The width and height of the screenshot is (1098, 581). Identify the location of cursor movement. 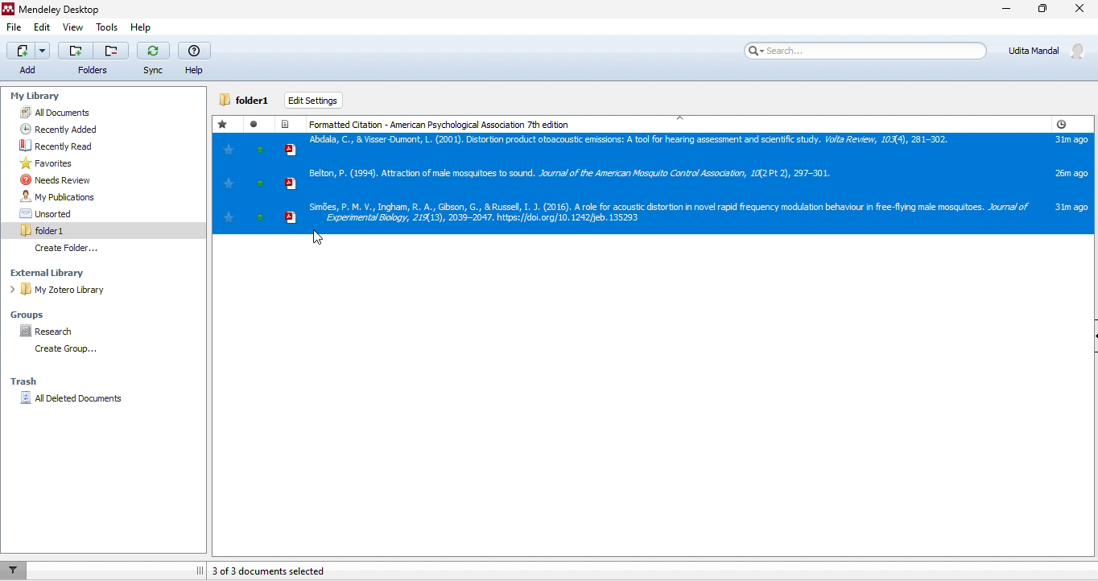
(317, 237).